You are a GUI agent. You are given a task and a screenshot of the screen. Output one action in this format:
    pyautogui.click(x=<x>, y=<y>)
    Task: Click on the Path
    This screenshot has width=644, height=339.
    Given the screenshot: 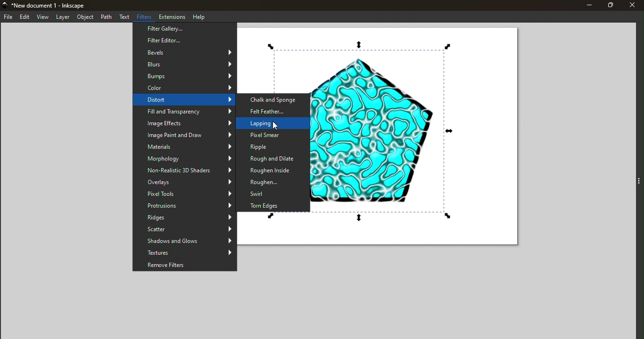 What is the action you would take?
    pyautogui.click(x=106, y=16)
    